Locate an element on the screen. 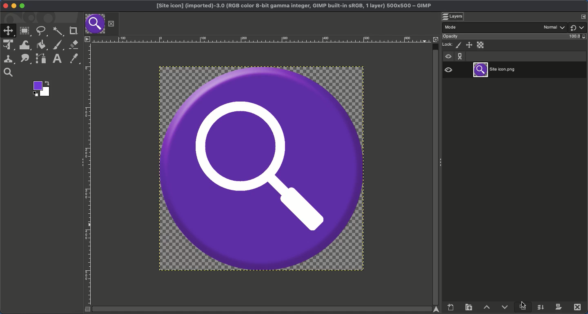 The width and height of the screenshot is (588, 314). Ruler is located at coordinates (263, 39).